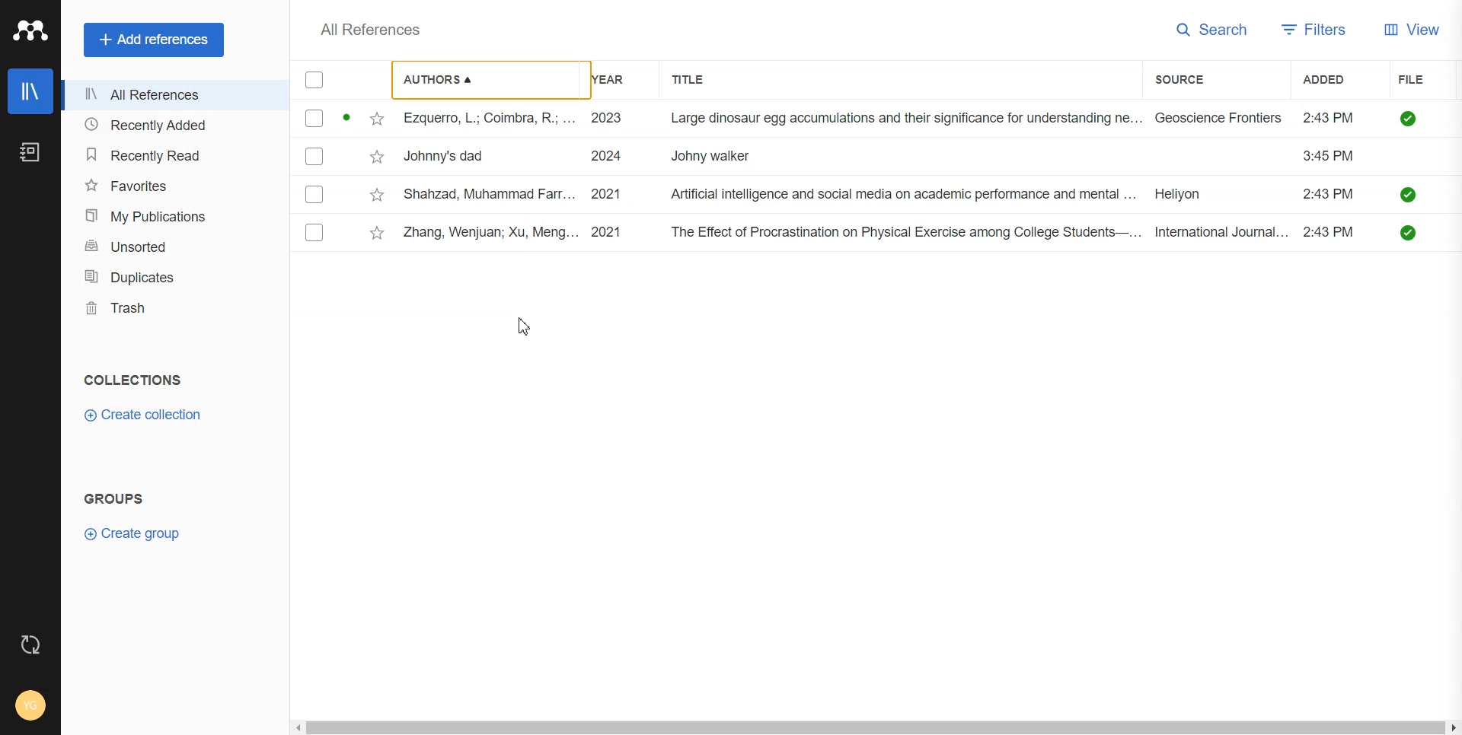  Describe the element at coordinates (169, 185) in the screenshot. I see `Favorites` at that location.